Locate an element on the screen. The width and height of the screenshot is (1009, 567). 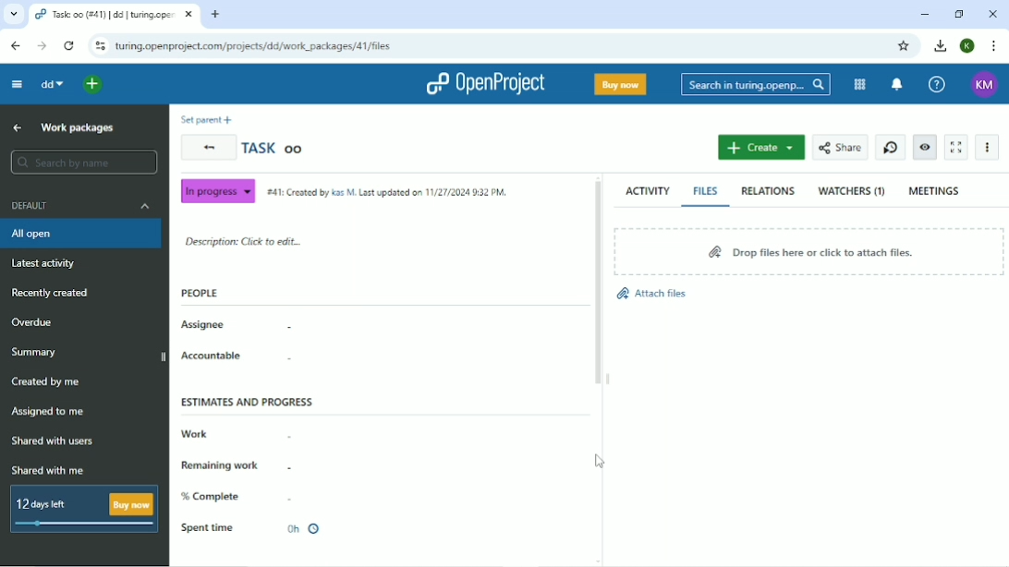
Overdue is located at coordinates (36, 321).